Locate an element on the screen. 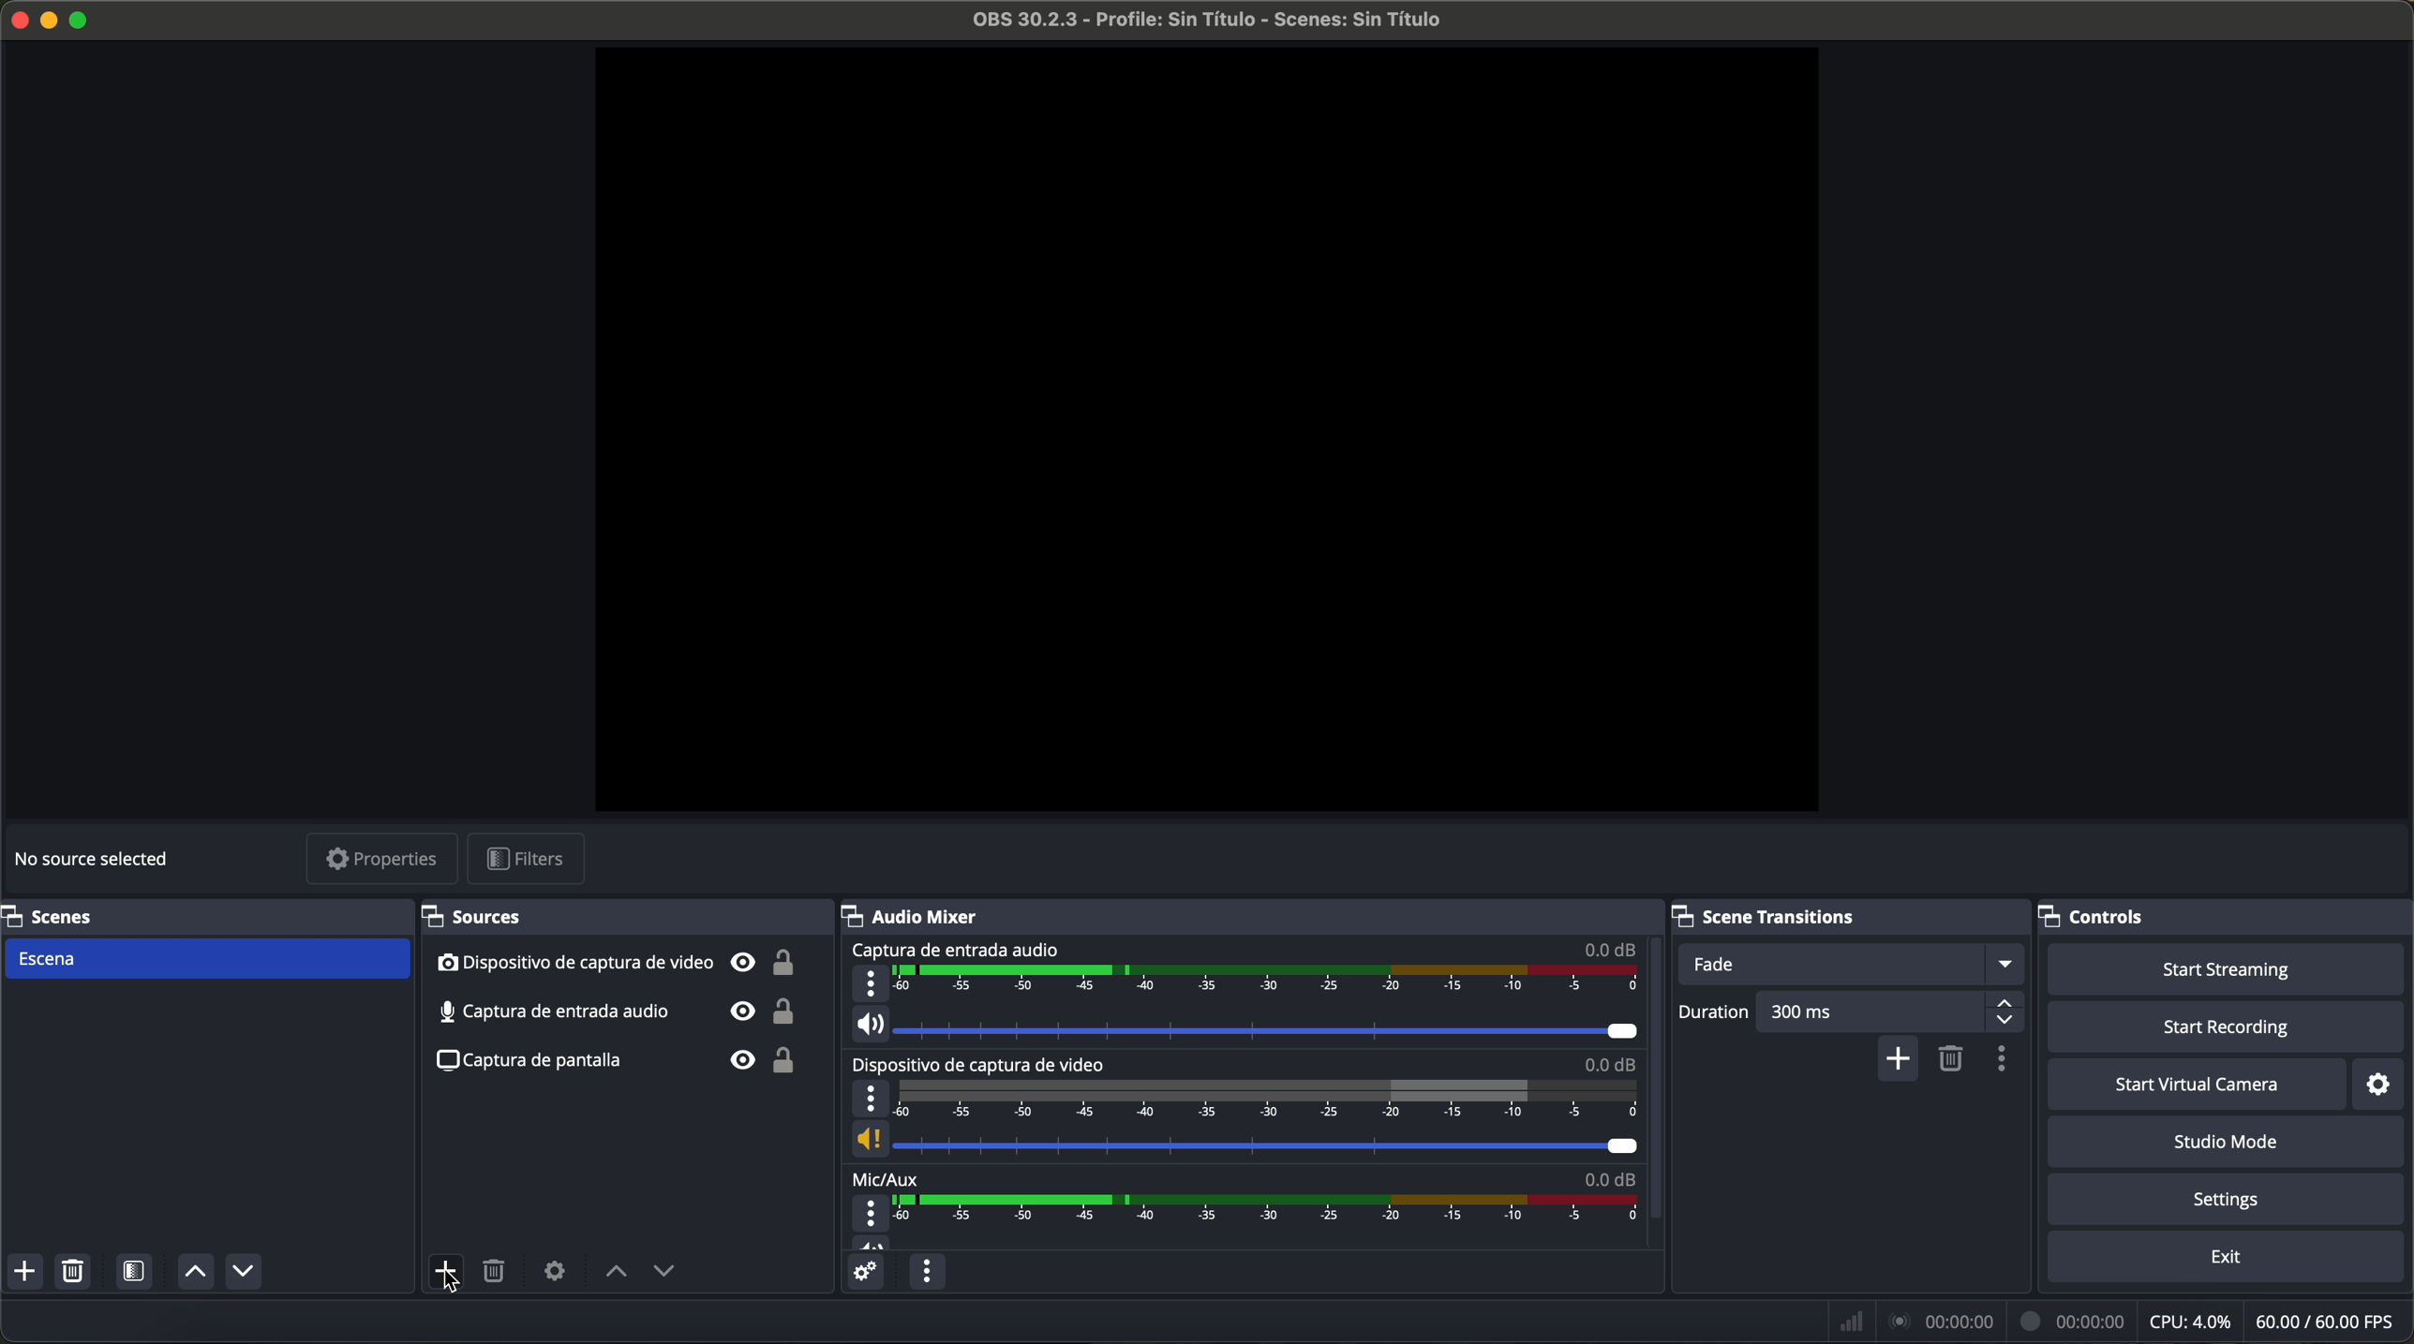  move source up is located at coordinates (616, 1272).